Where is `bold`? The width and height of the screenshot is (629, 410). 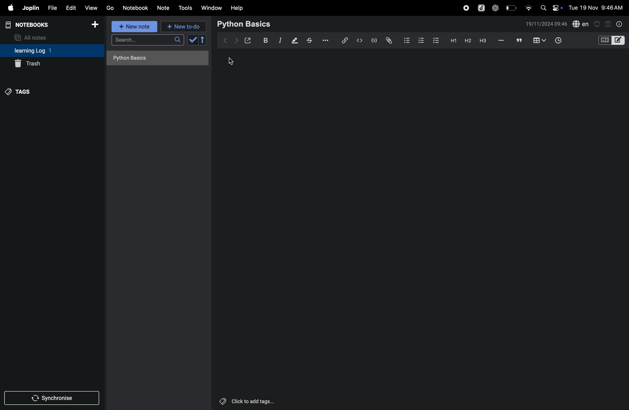
bold is located at coordinates (264, 40).